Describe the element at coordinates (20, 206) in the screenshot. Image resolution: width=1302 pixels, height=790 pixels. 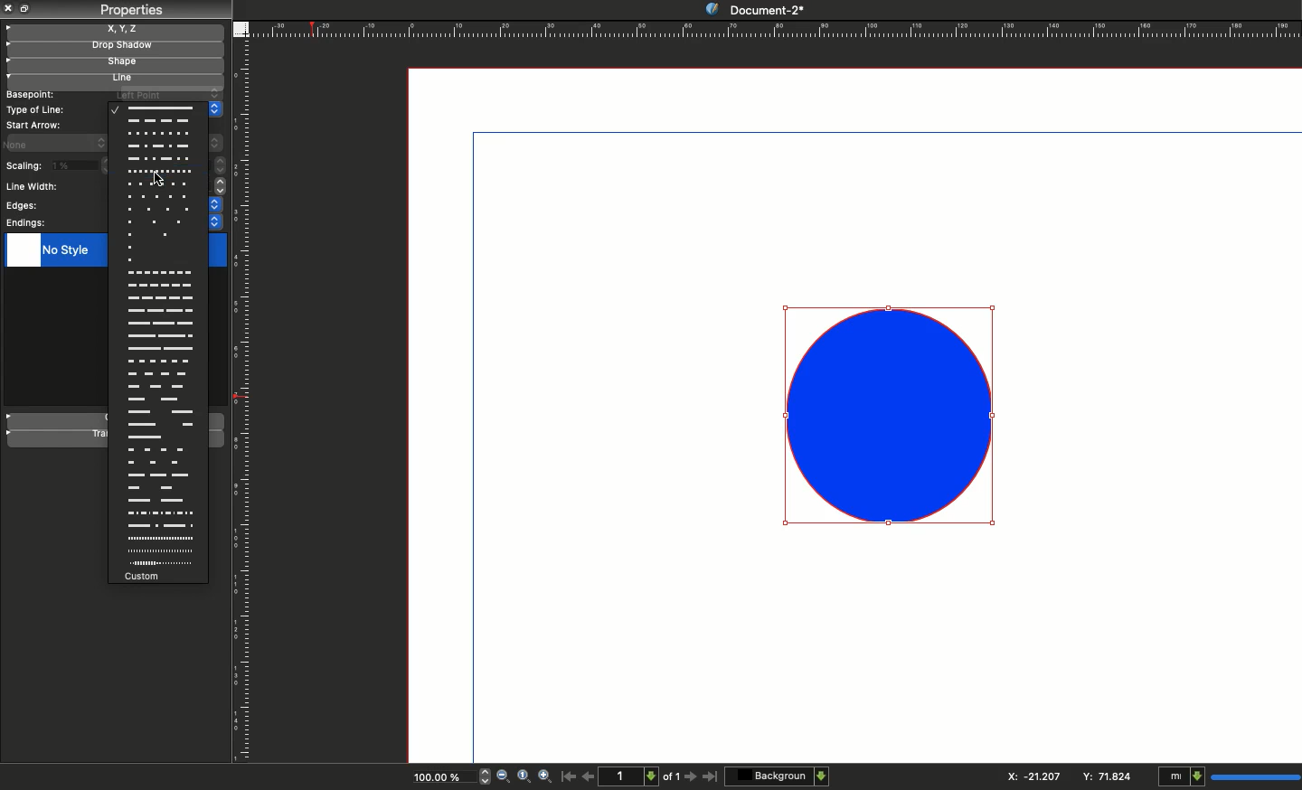
I see `Edges` at that location.